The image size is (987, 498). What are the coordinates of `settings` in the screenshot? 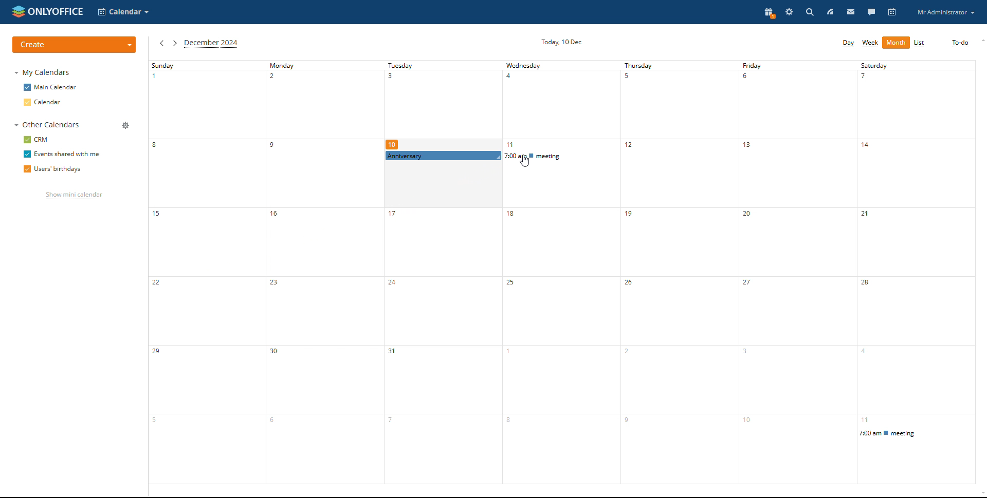 It's located at (789, 12).